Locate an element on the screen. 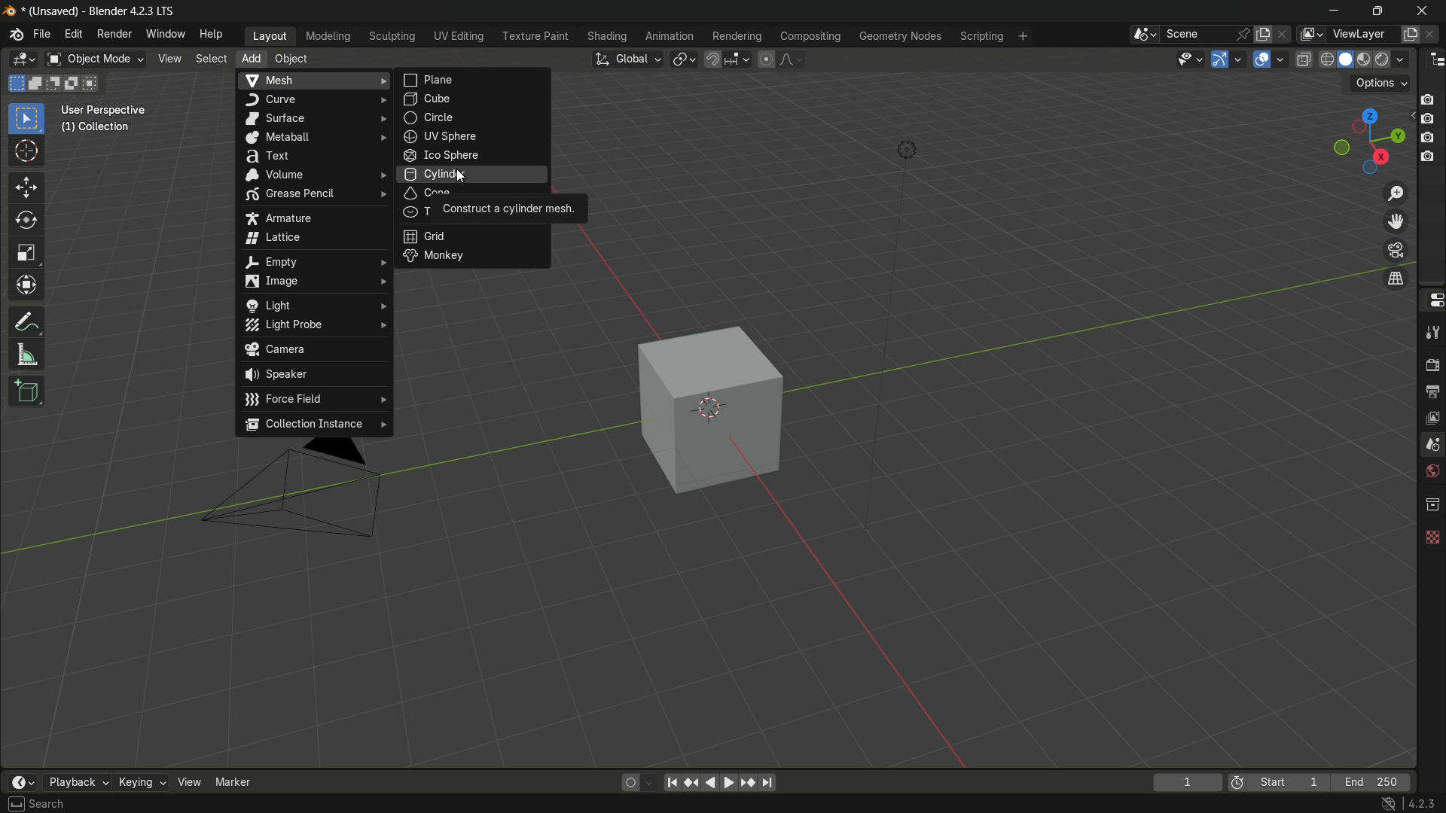 The height and width of the screenshot is (813, 1446). T is located at coordinates (416, 214).